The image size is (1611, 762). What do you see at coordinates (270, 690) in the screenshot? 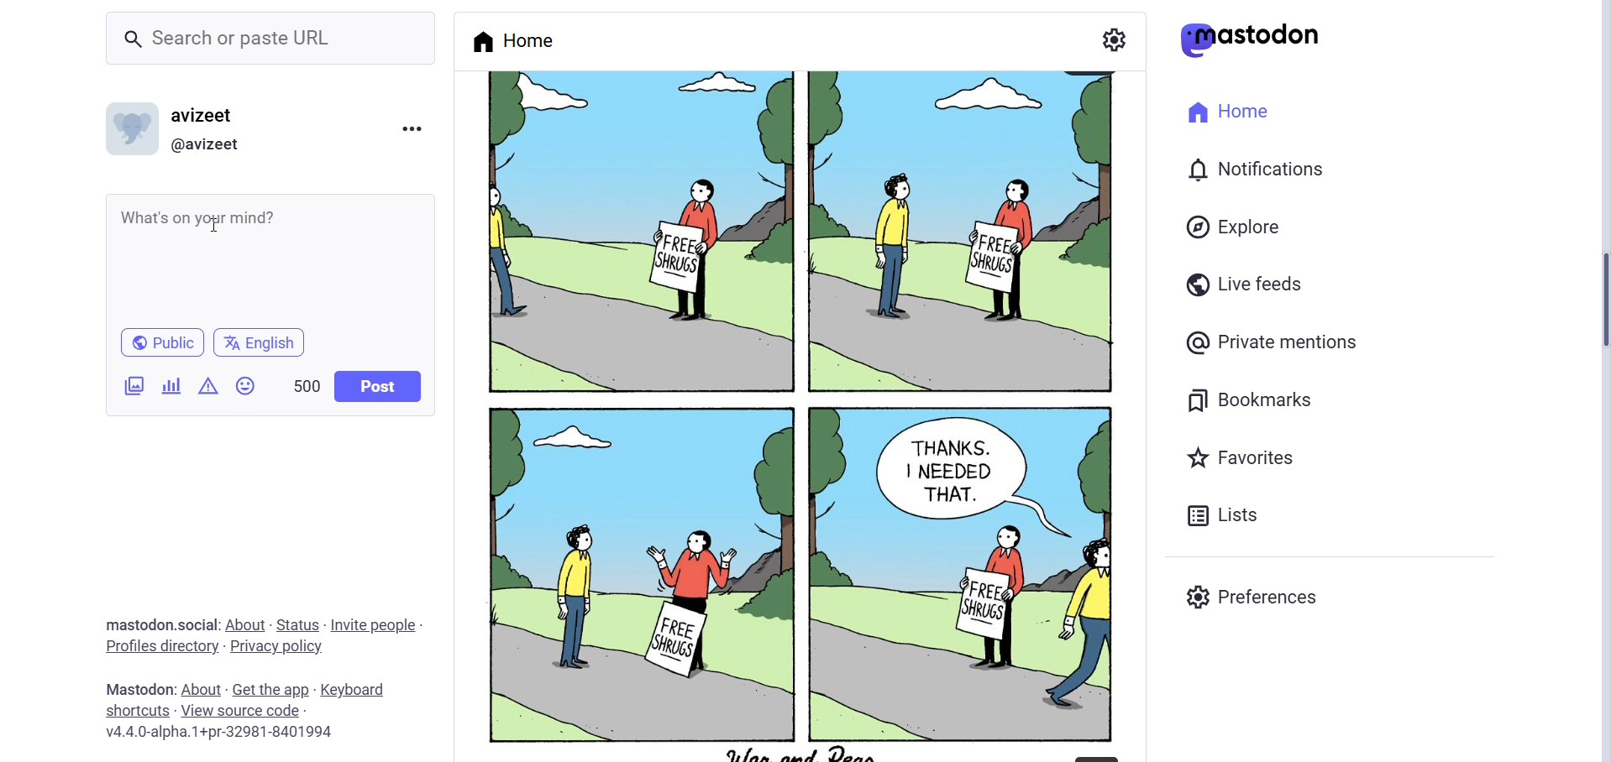
I see `Get the app` at bounding box center [270, 690].